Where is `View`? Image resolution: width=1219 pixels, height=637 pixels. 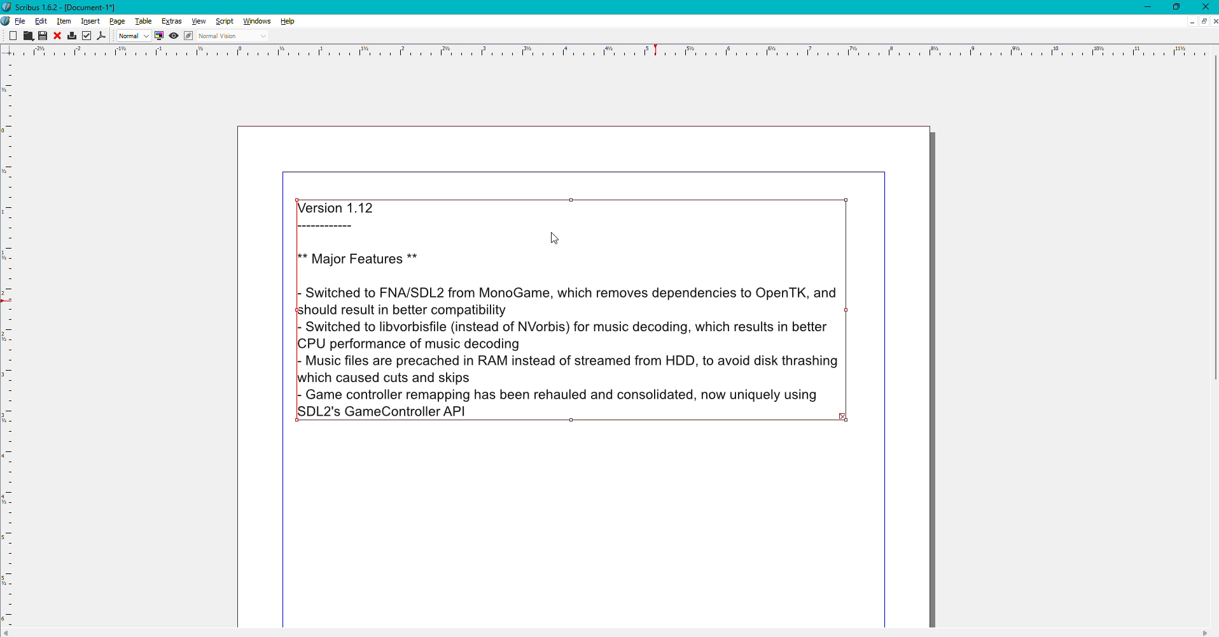 View is located at coordinates (172, 38).